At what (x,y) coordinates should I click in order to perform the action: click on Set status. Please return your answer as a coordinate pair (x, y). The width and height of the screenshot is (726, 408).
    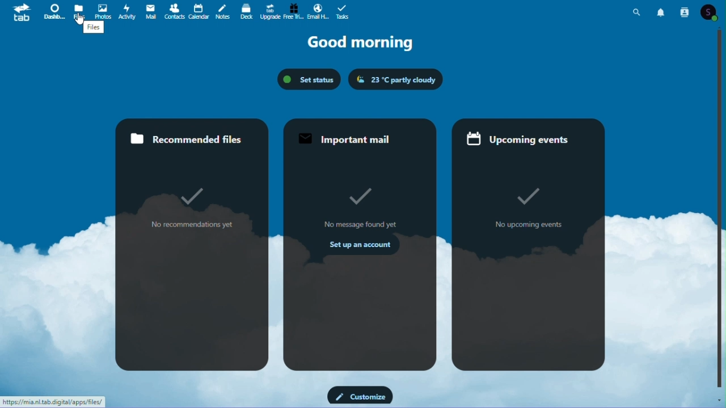
    Looking at the image, I should click on (308, 79).